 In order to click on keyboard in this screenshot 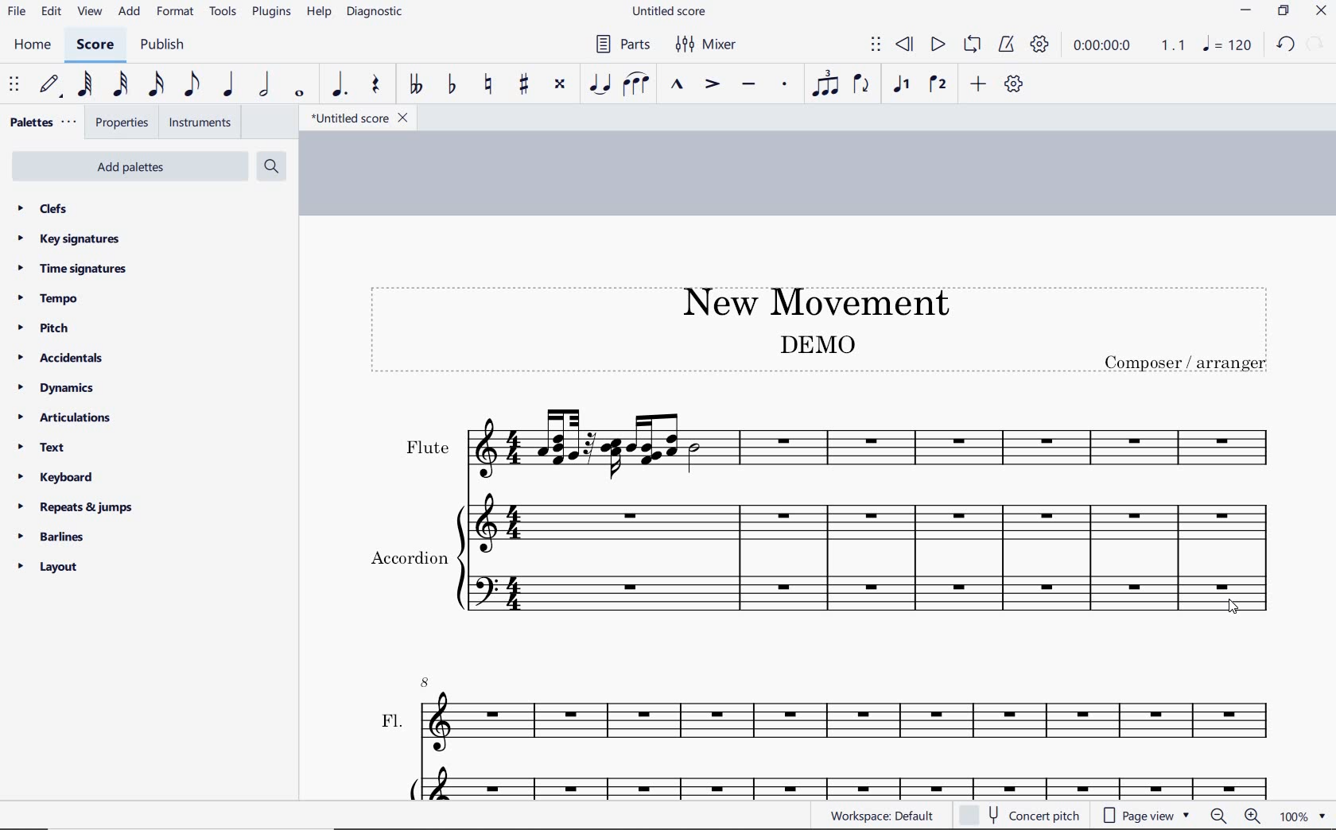, I will do `click(56, 477)`.